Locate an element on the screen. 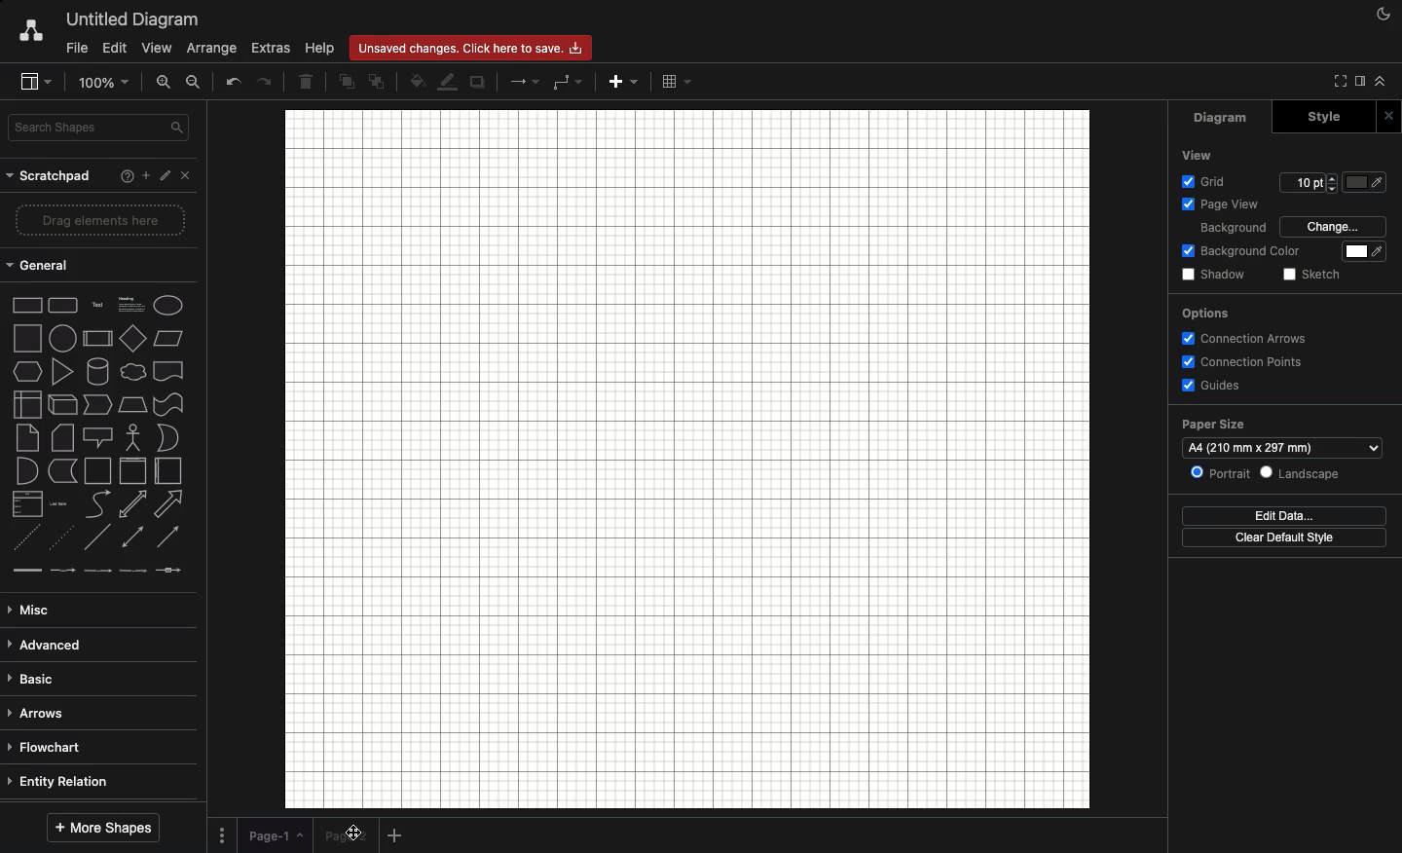 The height and width of the screenshot is (853, 1402). Drag elements here is located at coordinates (101, 220).